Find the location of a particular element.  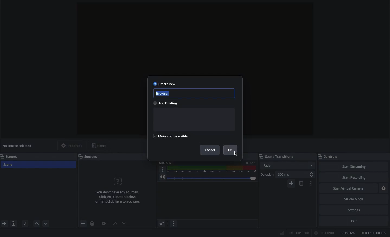

Sources is located at coordinates (90, 156).